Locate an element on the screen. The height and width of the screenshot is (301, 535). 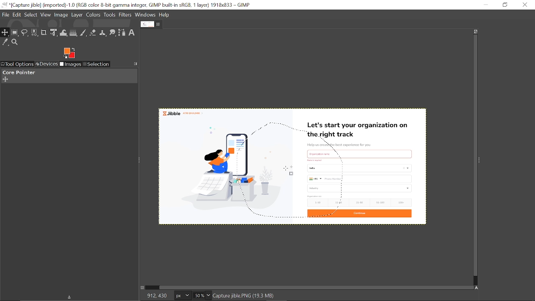
Text tool is located at coordinates (132, 33).